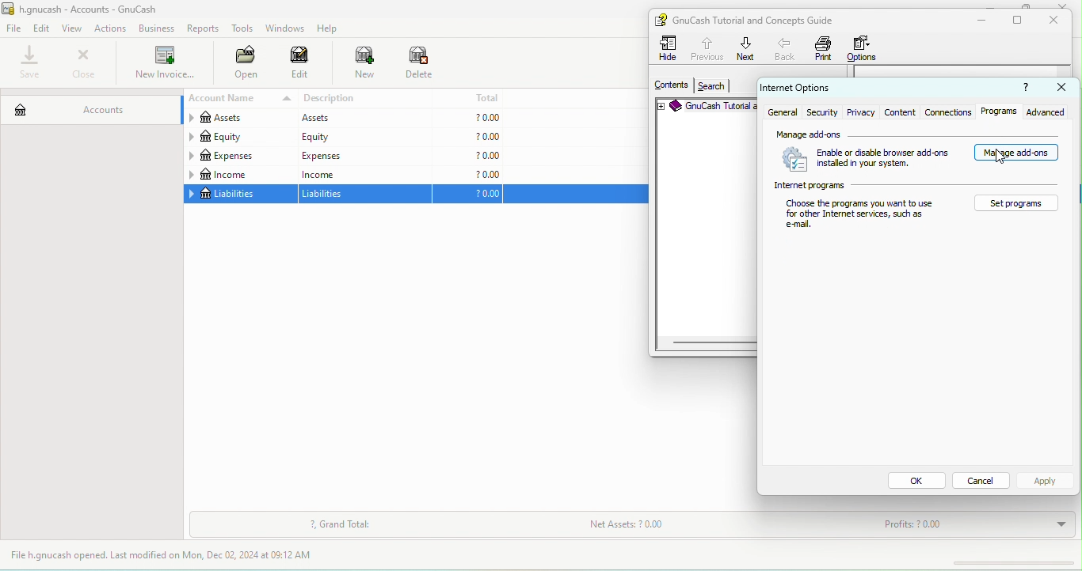 This screenshot has width=1082, height=571. Describe the element at coordinates (363, 137) in the screenshot. I see `equity` at that location.